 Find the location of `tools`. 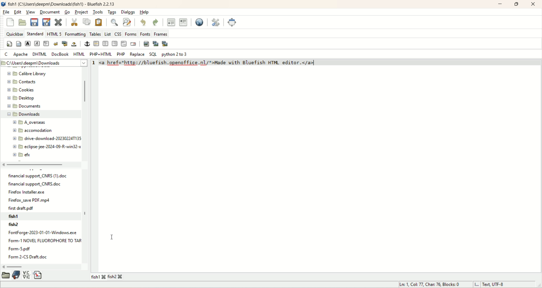

tools is located at coordinates (99, 12).